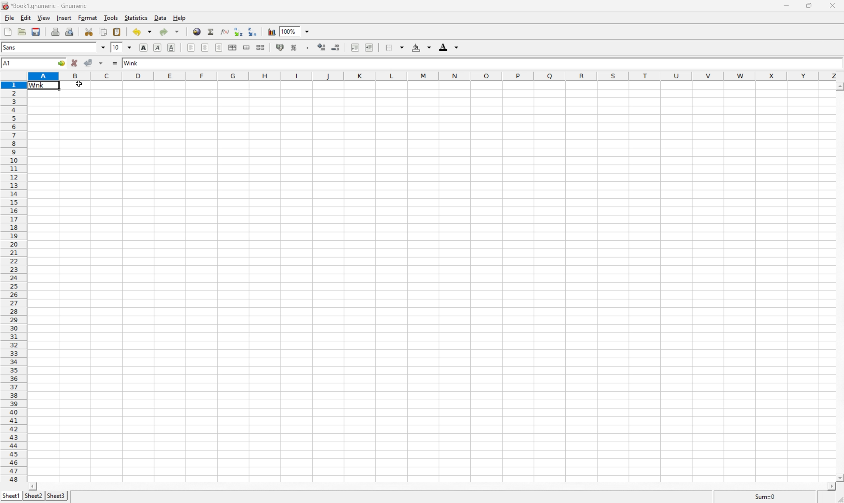 The height and width of the screenshot is (503, 844). I want to click on minimize, so click(787, 6).